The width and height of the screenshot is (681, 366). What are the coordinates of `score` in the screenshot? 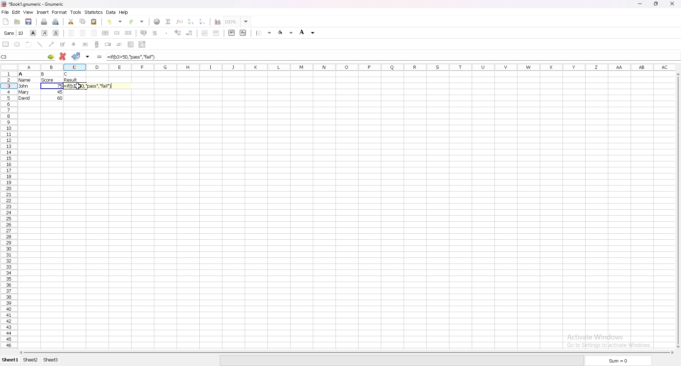 It's located at (48, 80).